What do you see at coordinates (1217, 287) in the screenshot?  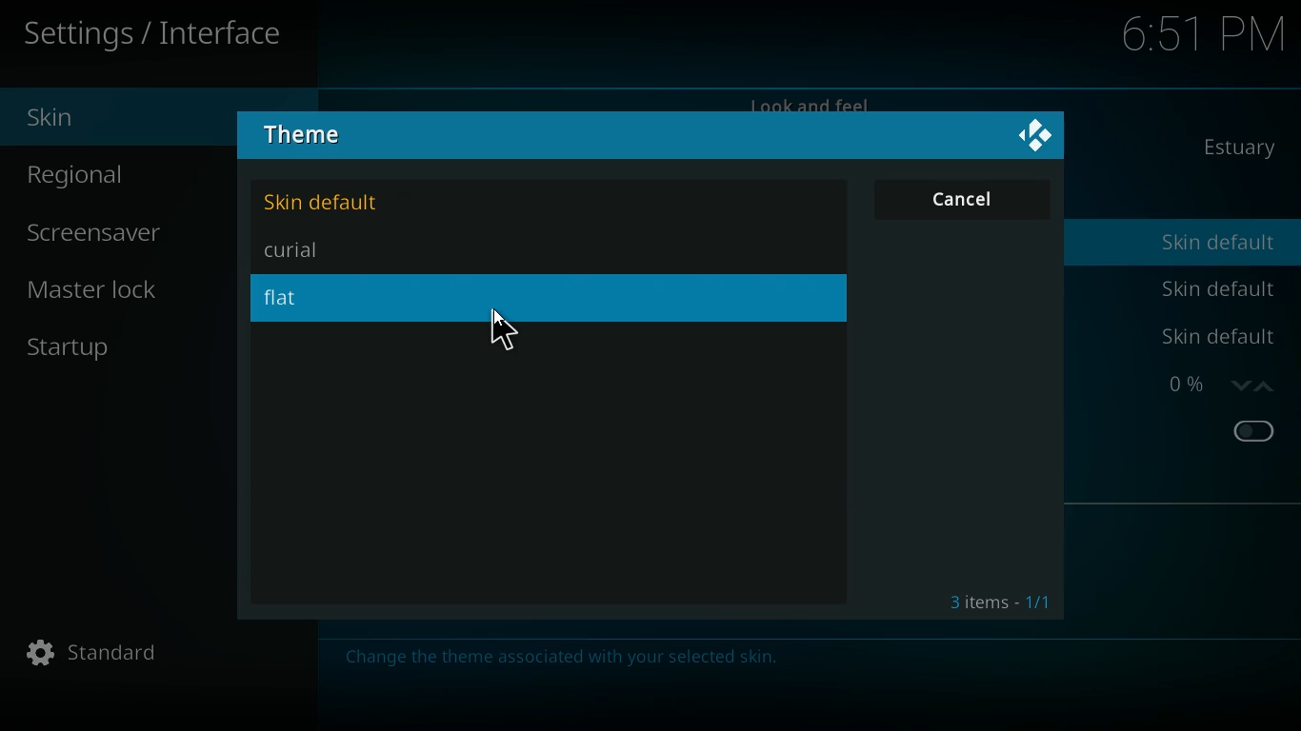 I see `skin default` at bounding box center [1217, 287].